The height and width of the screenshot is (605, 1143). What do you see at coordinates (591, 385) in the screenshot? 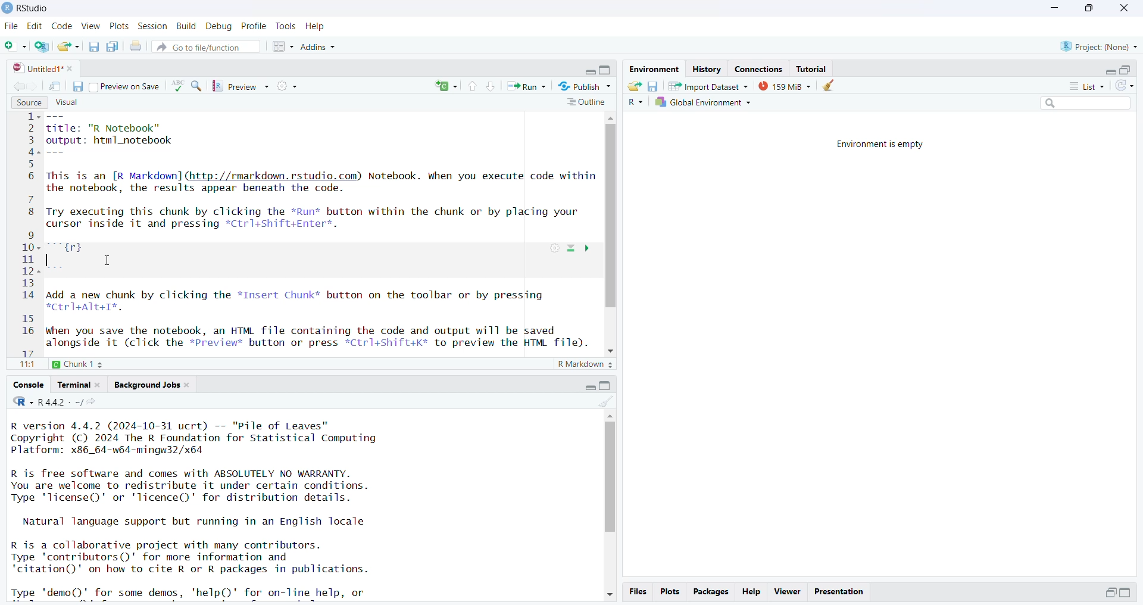
I see `expand` at bounding box center [591, 385].